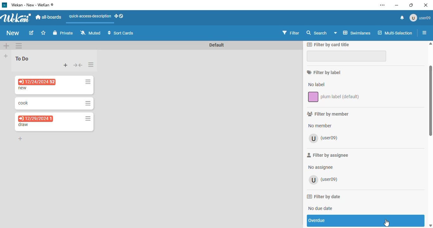 The height and width of the screenshot is (228, 433). What do you see at coordinates (23, 125) in the screenshot?
I see `card name` at bounding box center [23, 125].